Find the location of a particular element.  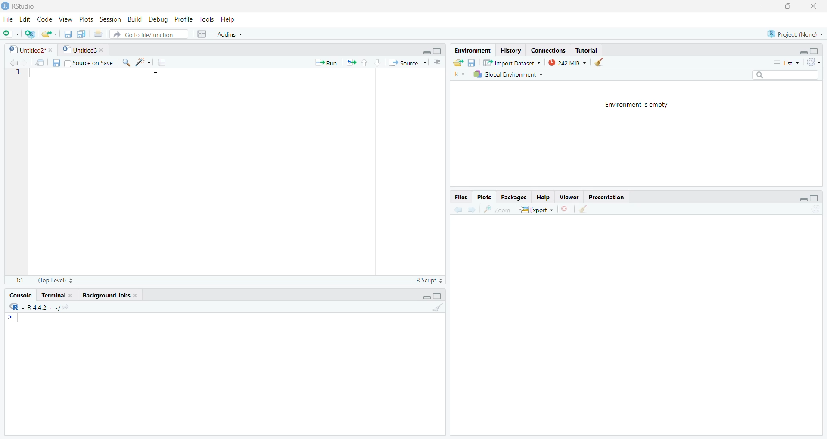

Refresh Theme is located at coordinates (813, 62).